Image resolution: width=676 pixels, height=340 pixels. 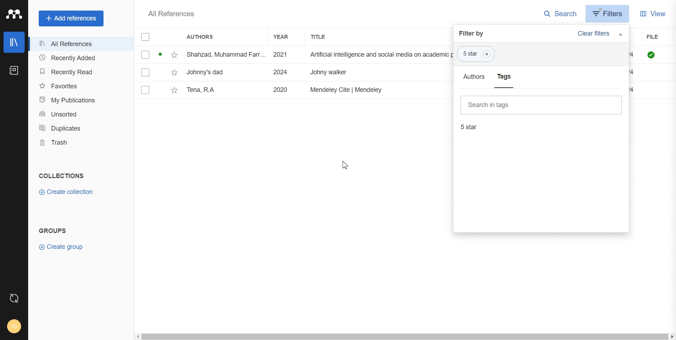 I want to click on View, so click(x=653, y=14).